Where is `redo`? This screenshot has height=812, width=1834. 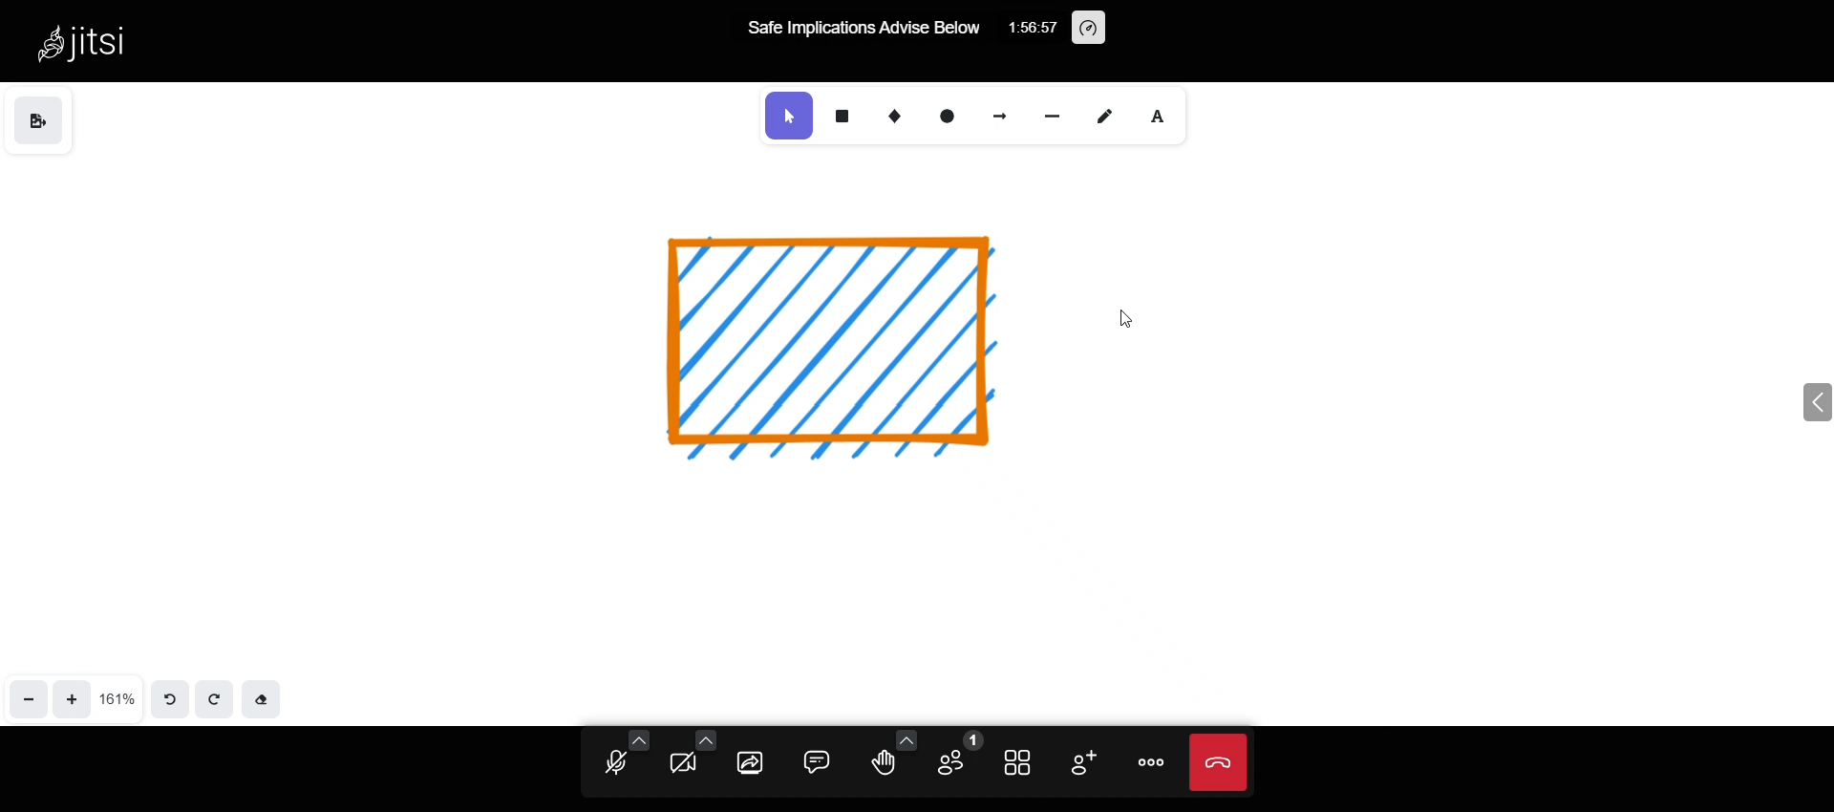 redo is located at coordinates (216, 694).